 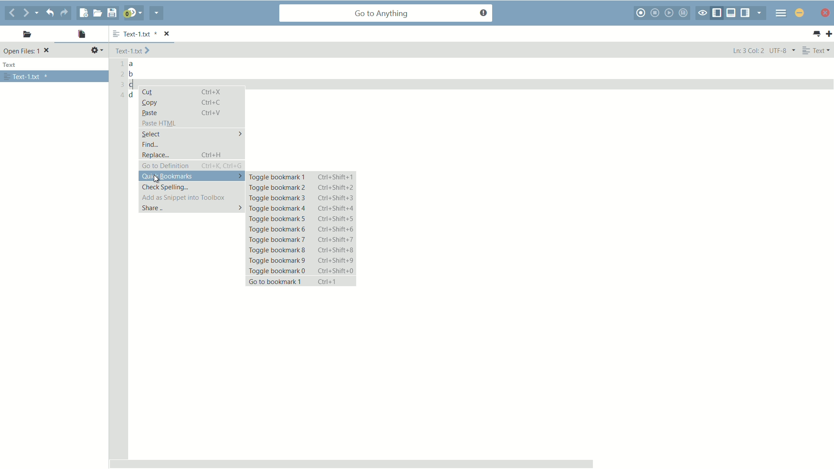 I want to click on Ln: 3 Col: 2, so click(x=748, y=51).